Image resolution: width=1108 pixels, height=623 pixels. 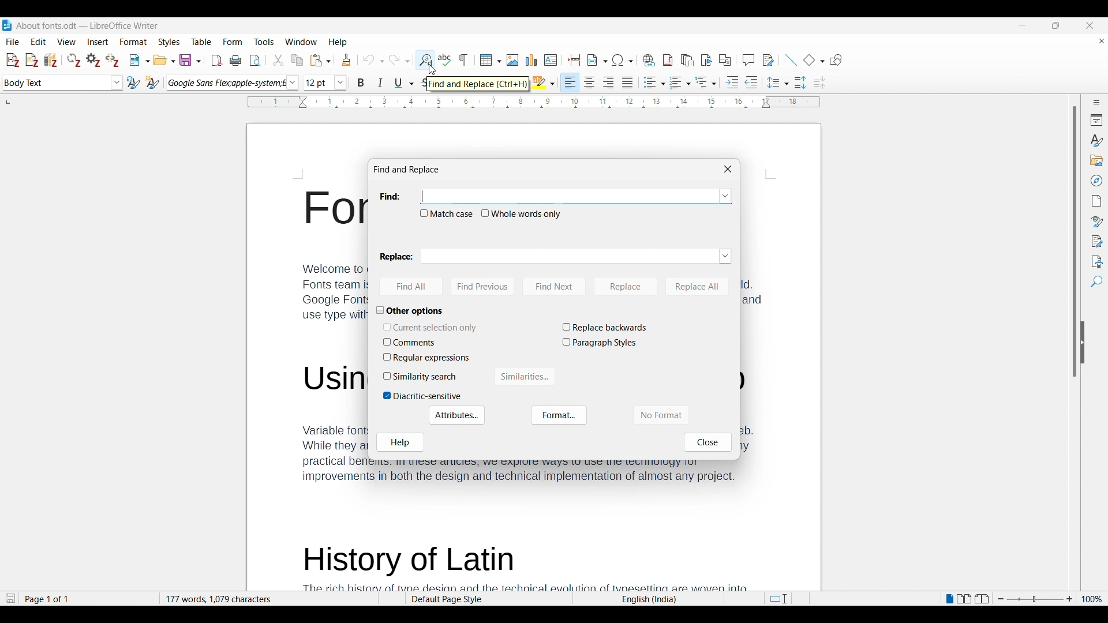 What do you see at coordinates (381, 82) in the screenshot?
I see `Italics` at bounding box center [381, 82].